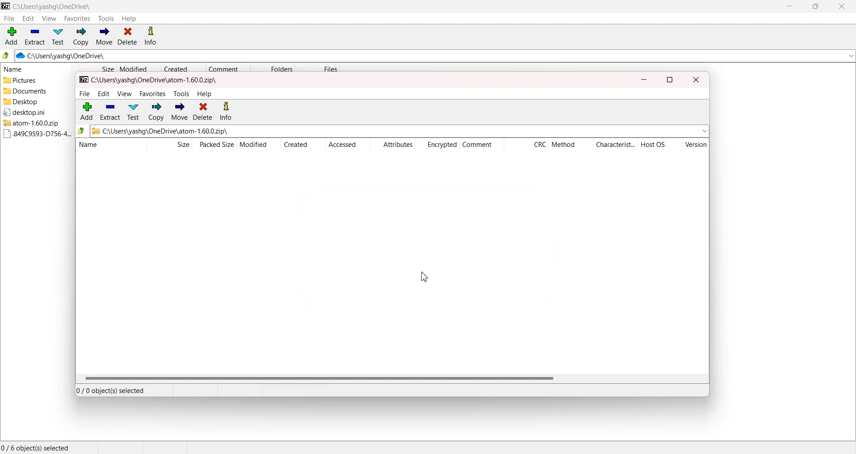  What do you see at coordinates (34, 81) in the screenshot?
I see `Pictures file` at bounding box center [34, 81].